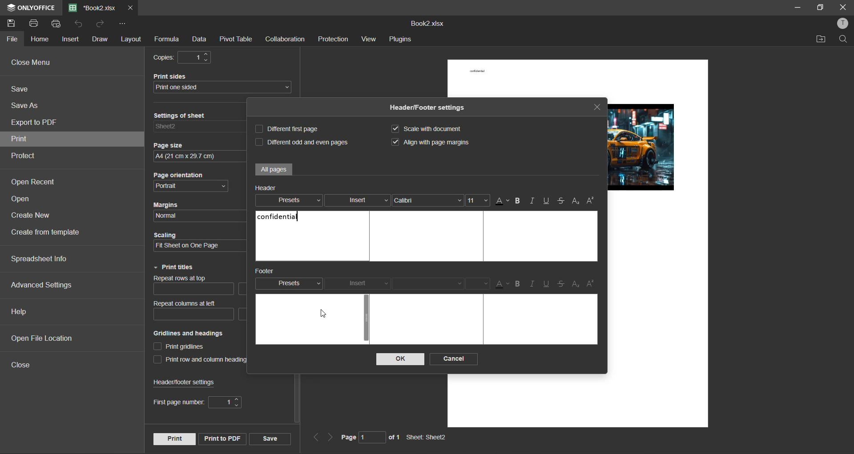 The width and height of the screenshot is (854, 454). Describe the element at coordinates (591, 201) in the screenshot. I see `superscript` at that location.